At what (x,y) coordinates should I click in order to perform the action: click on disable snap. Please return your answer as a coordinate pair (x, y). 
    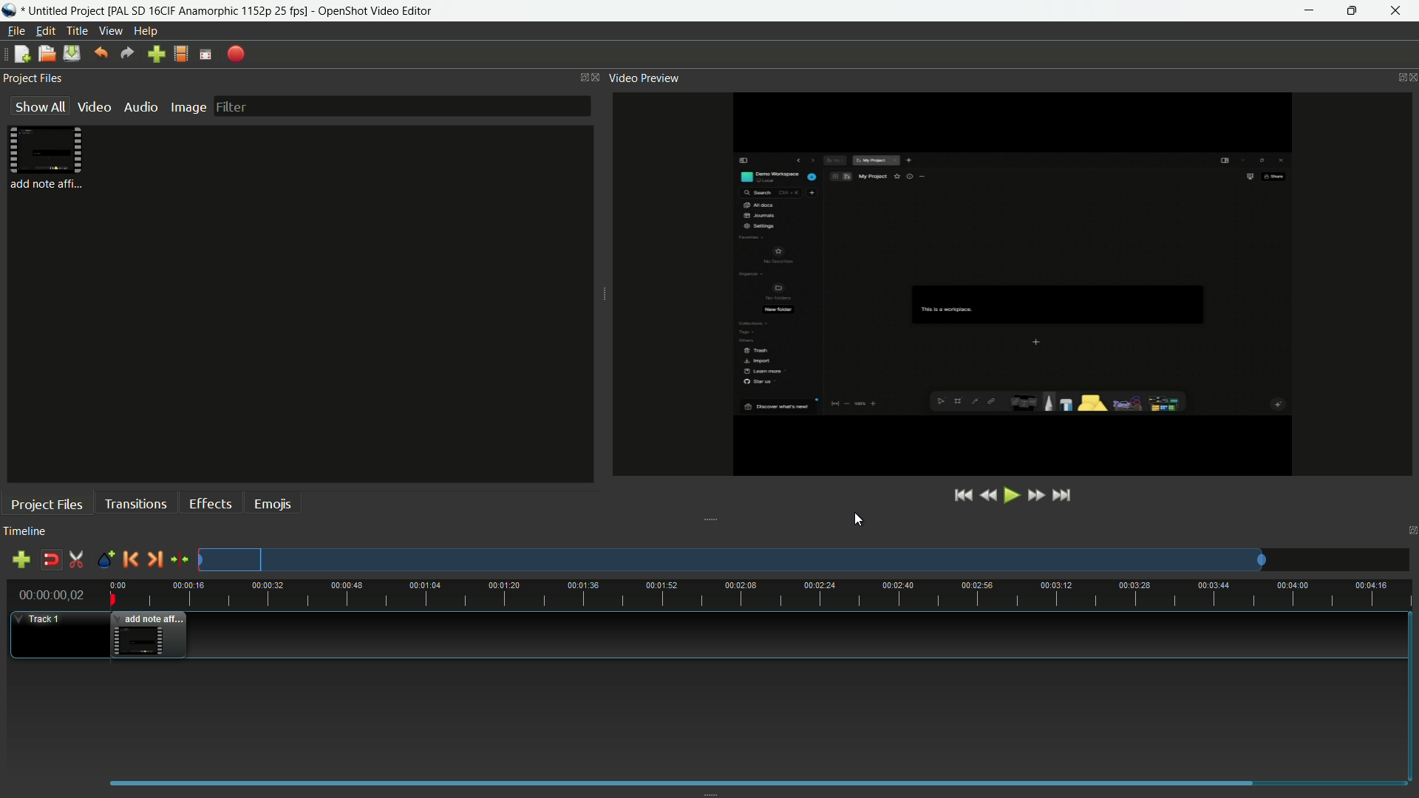
    Looking at the image, I should click on (50, 560).